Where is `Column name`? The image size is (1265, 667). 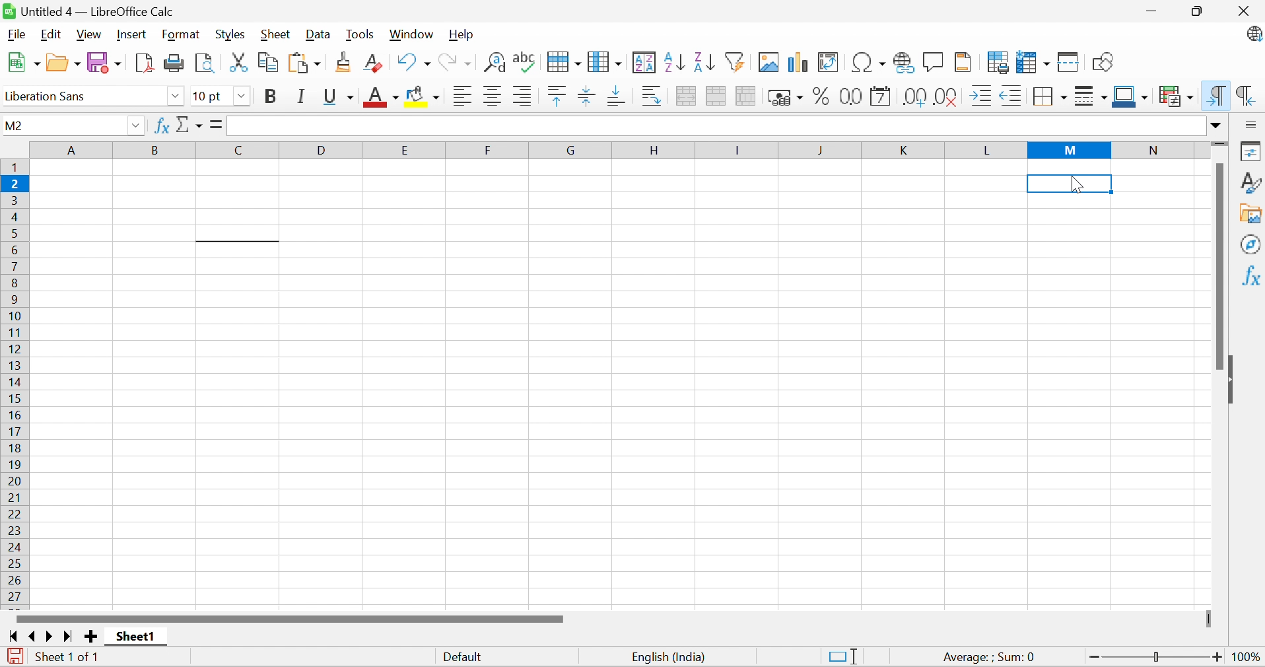 Column name is located at coordinates (613, 149).